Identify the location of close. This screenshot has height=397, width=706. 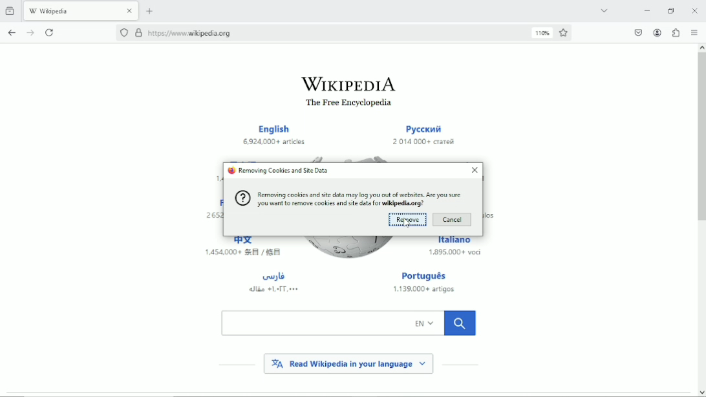
(475, 170).